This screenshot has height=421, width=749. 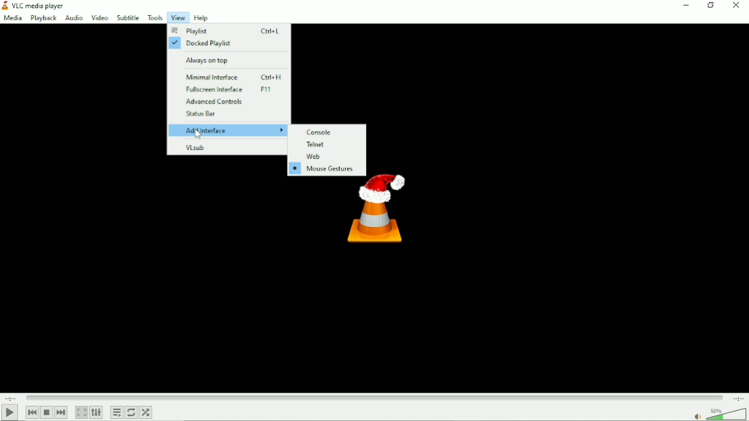 What do you see at coordinates (718, 413) in the screenshot?
I see `Volume` at bounding box center [718, 413].